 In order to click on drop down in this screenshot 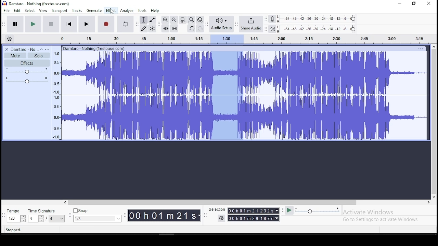, I will do `click(62, 219)`.